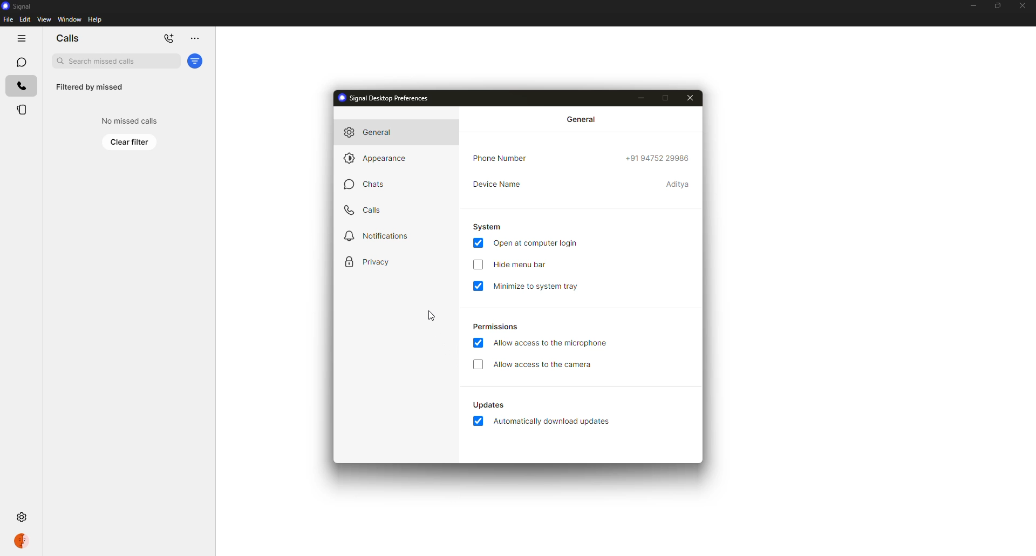  What do you see at coordinates (19, 38) in the screenshot?
I see `hide tabs` at bounding box center [19, 38].